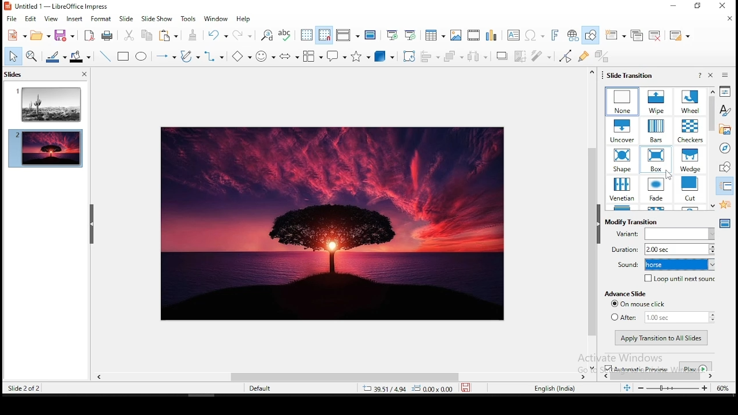  I want to click on apply transition to all slides, so click(662, 338).